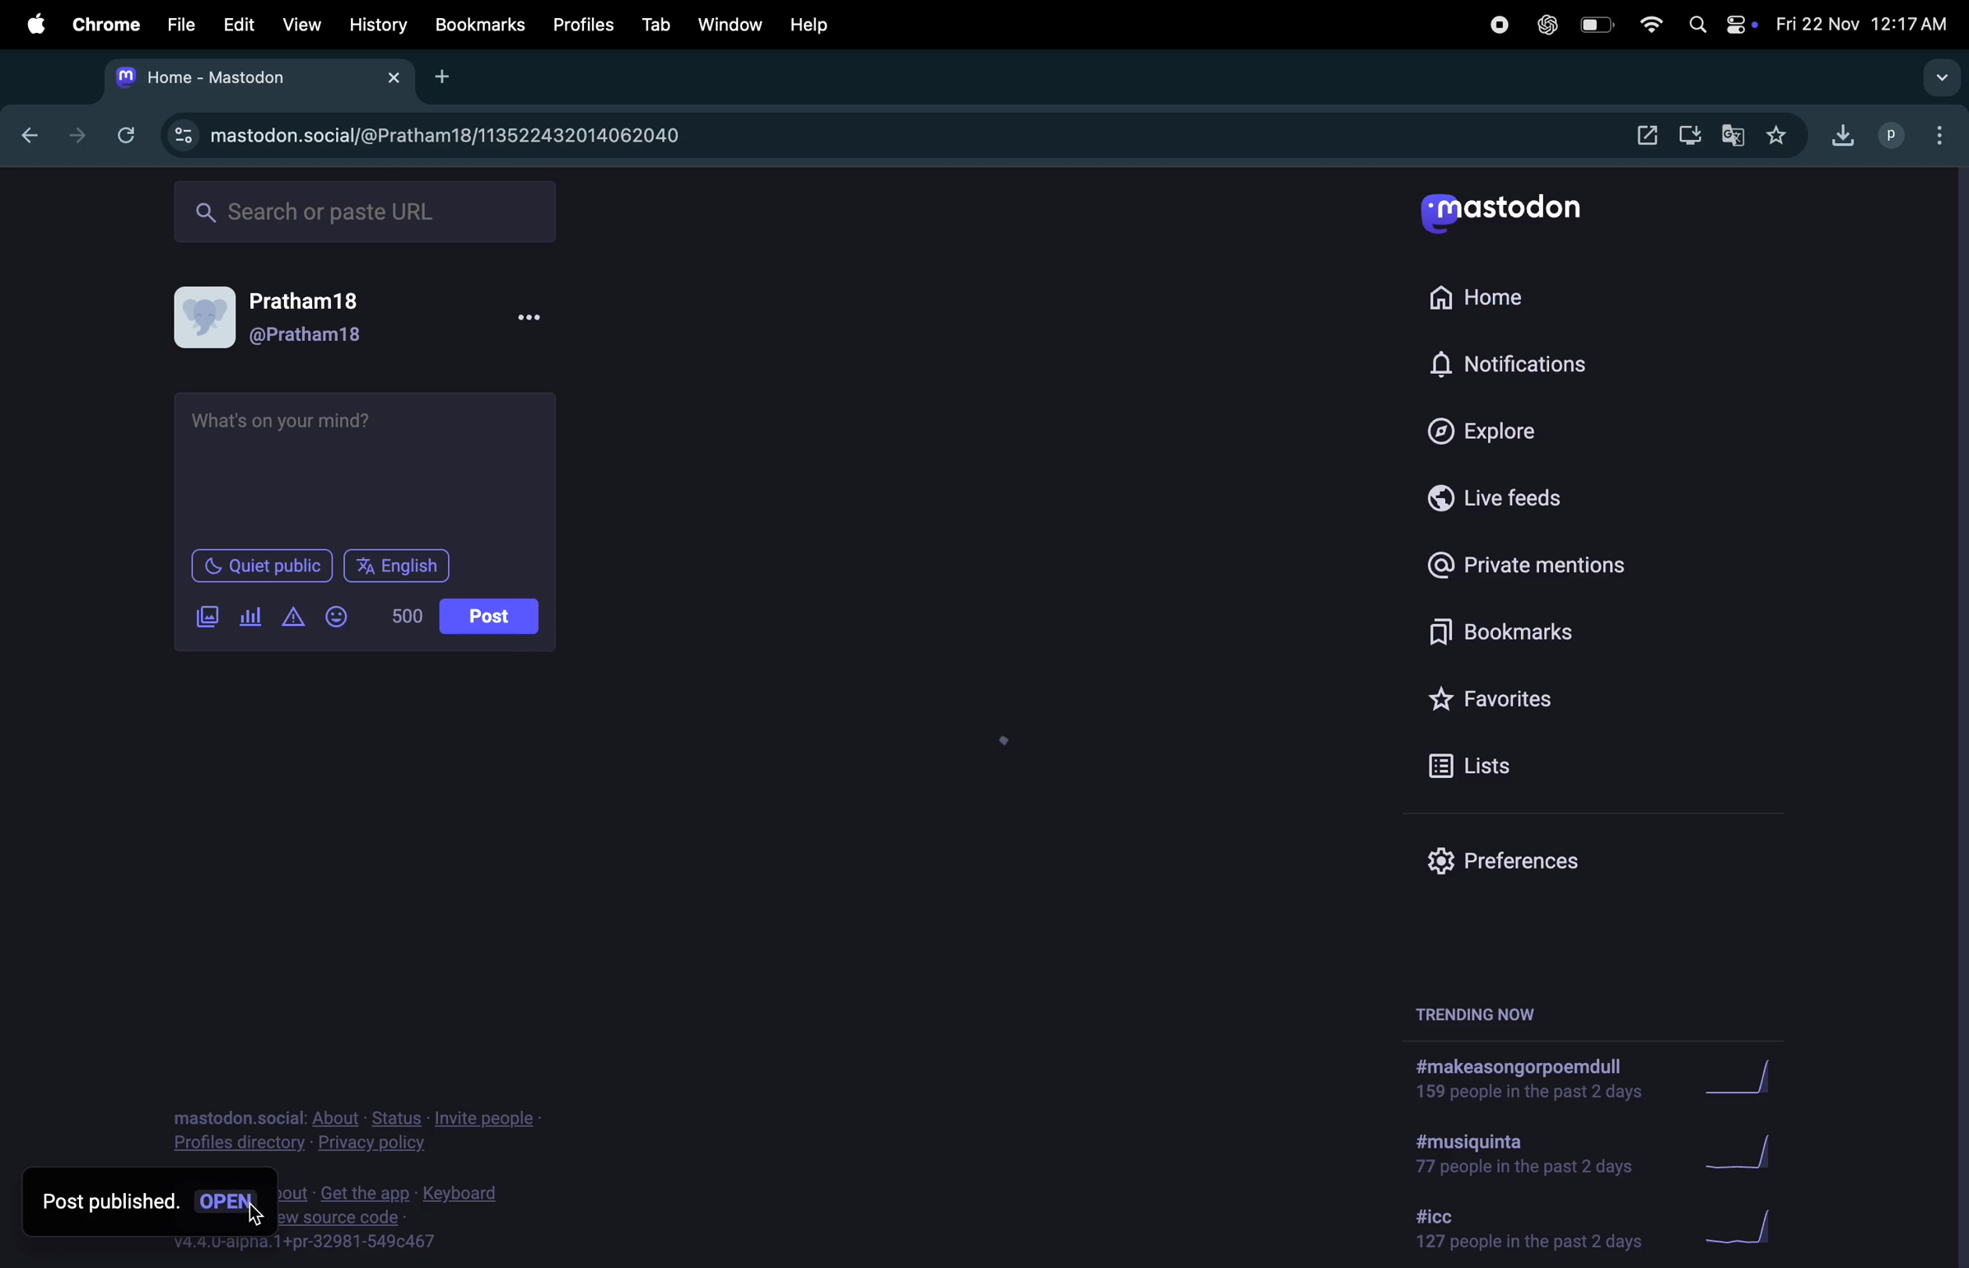  I want to click on hash tag, so click(1525, 1154).